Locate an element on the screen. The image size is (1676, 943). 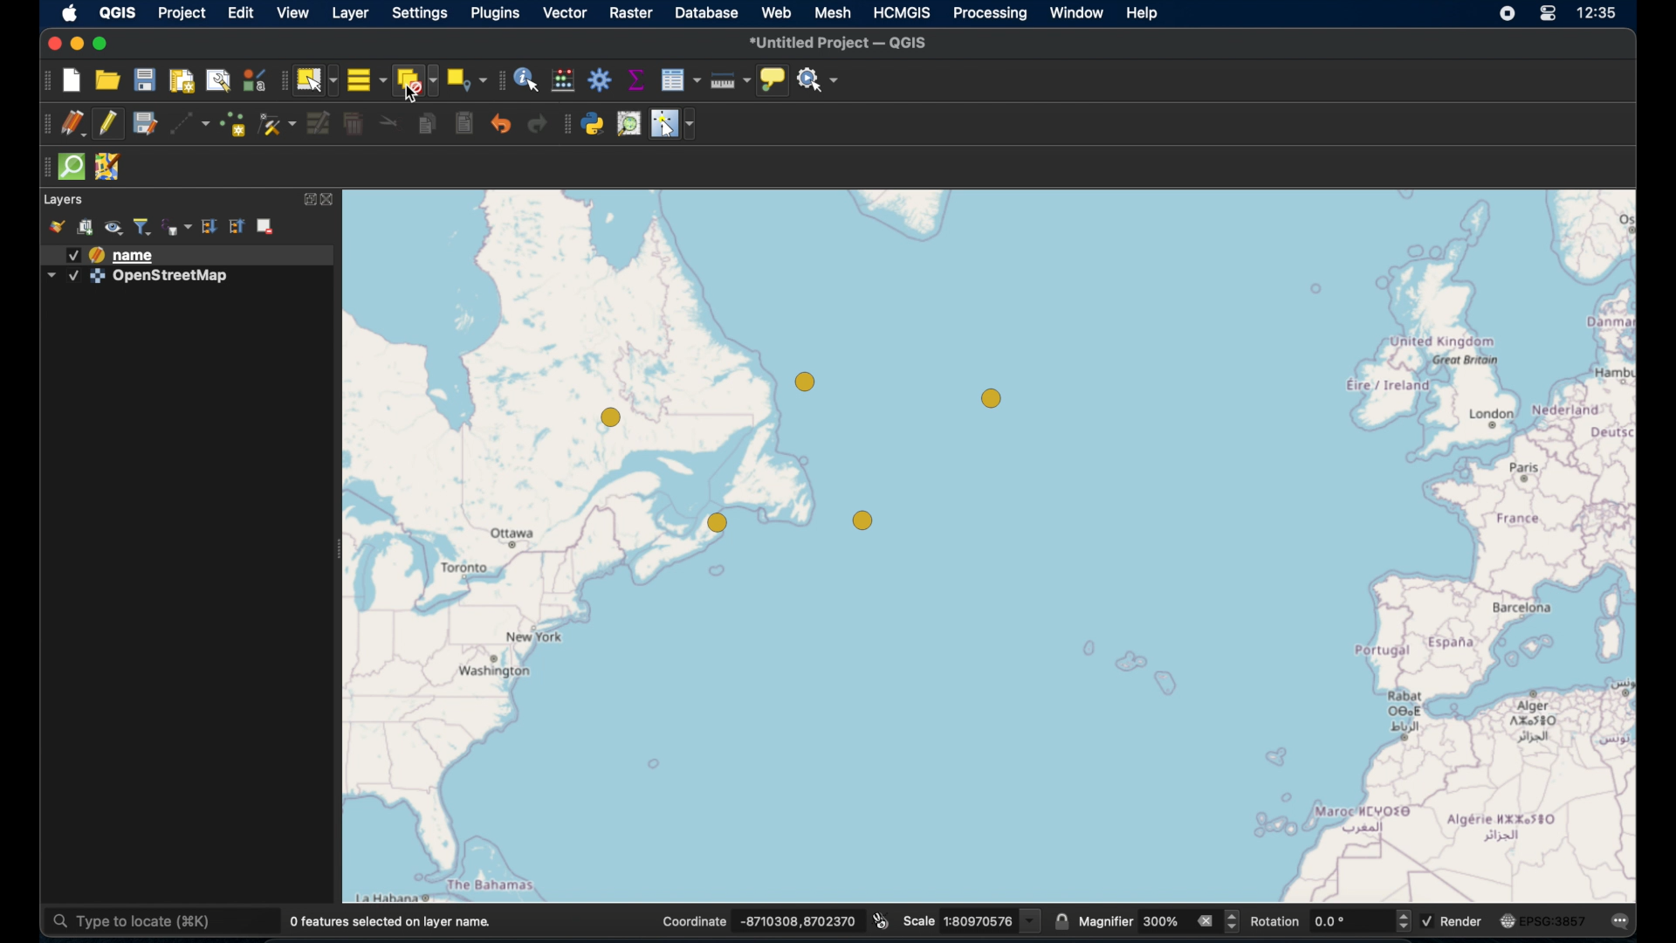
vector is located at coordinates (566, 15).